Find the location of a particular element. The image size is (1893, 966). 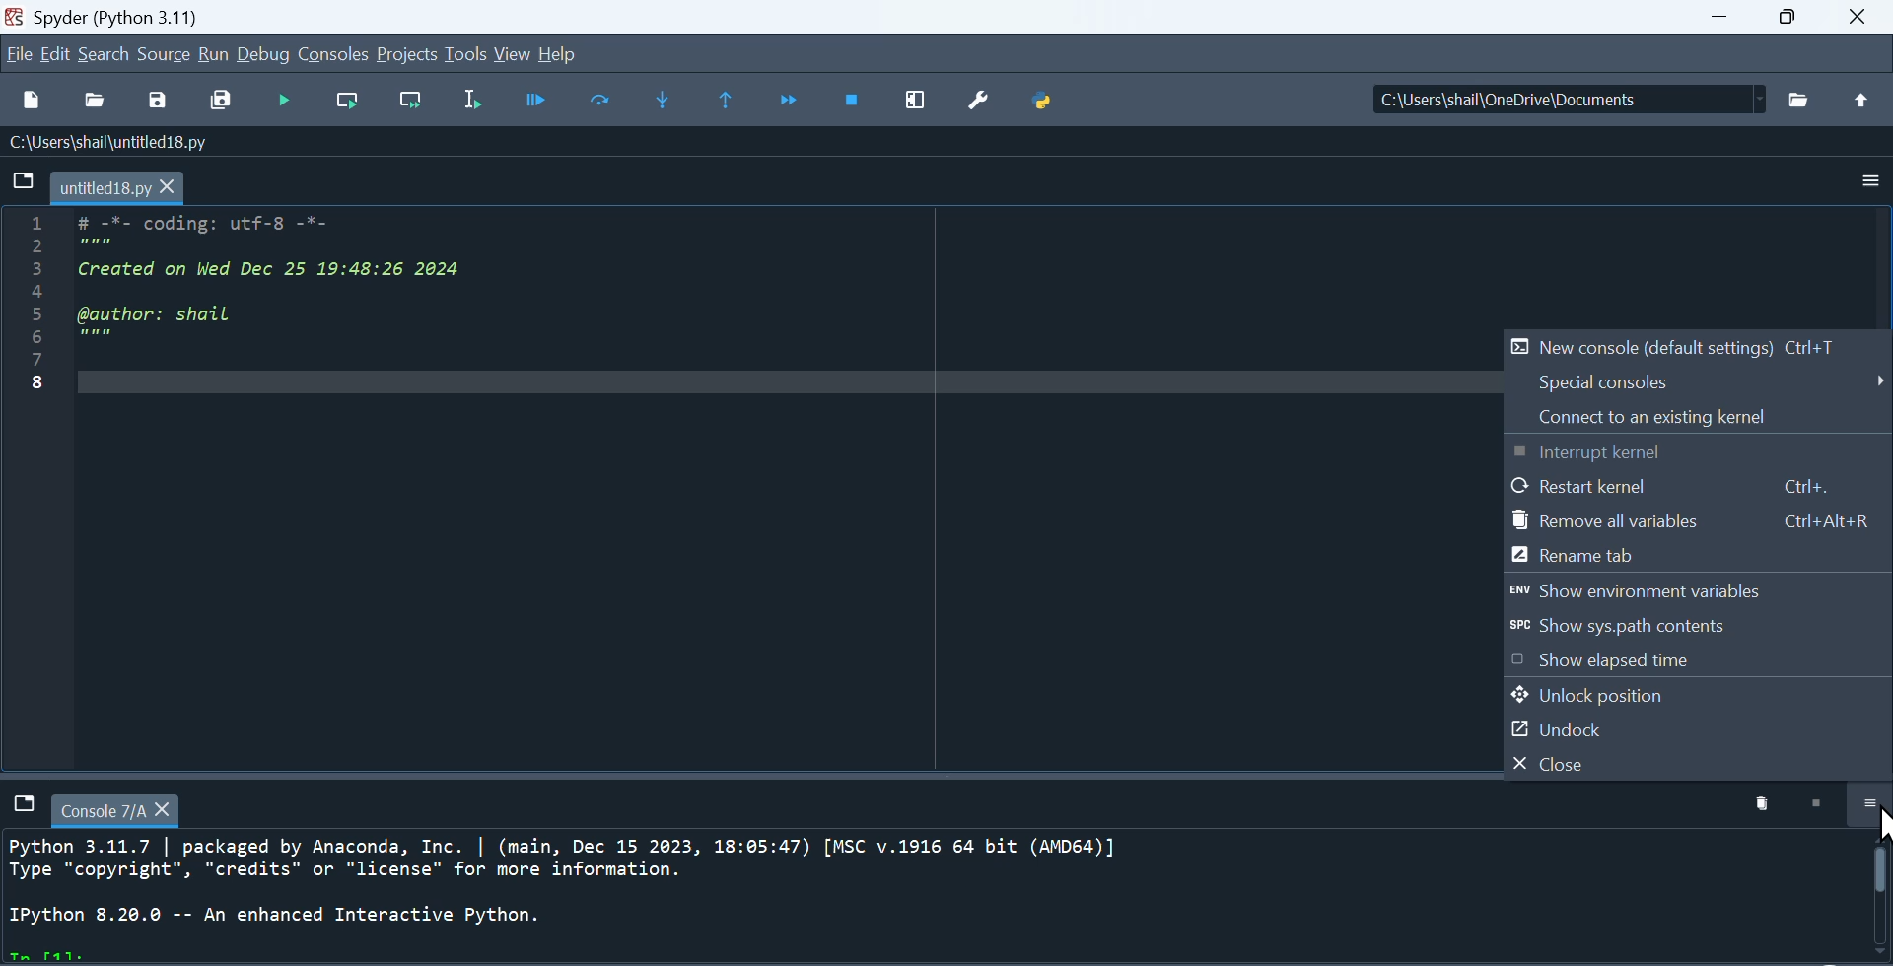

file is located at coordinates (17, 56).